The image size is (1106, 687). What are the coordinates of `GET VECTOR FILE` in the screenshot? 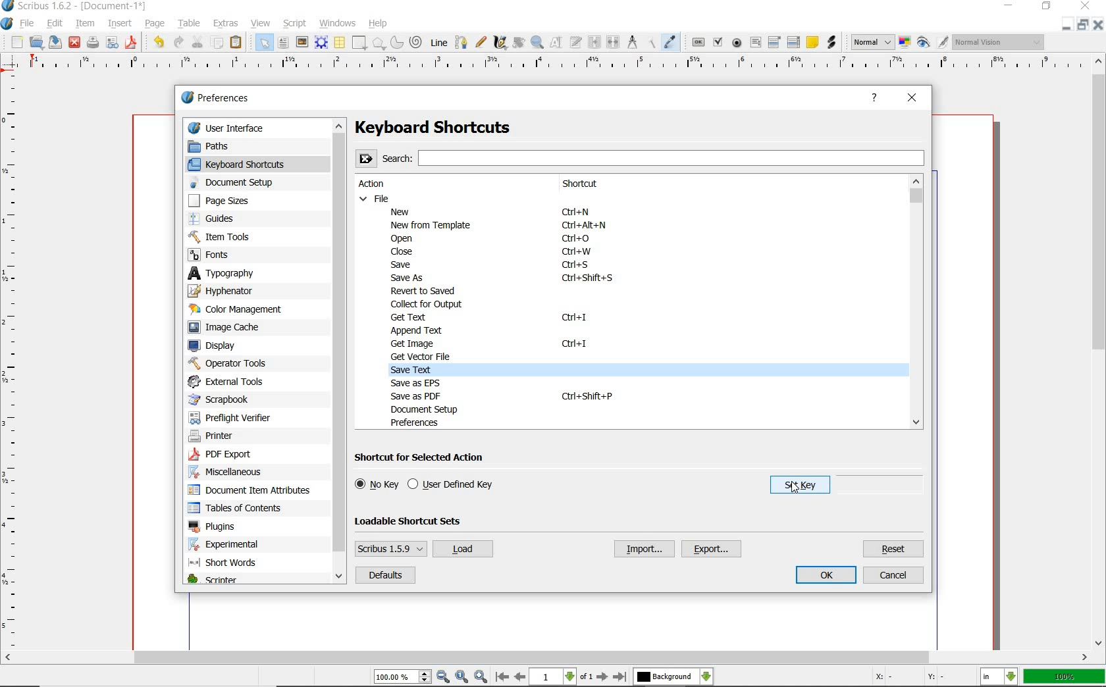 It's located at (423, 356).